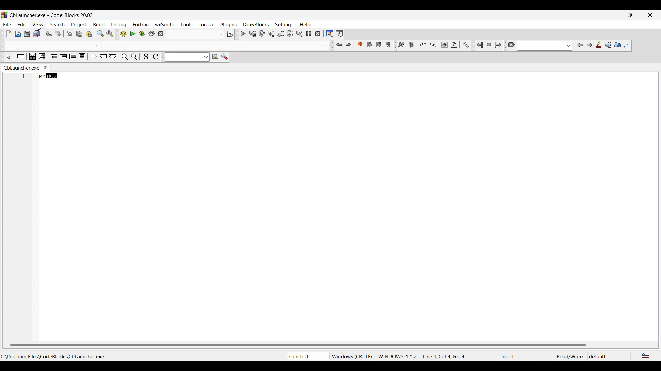  What do you see at coordinates (101, 33) in the screenshot?
I see `Find` at bounding box center [101, 33].